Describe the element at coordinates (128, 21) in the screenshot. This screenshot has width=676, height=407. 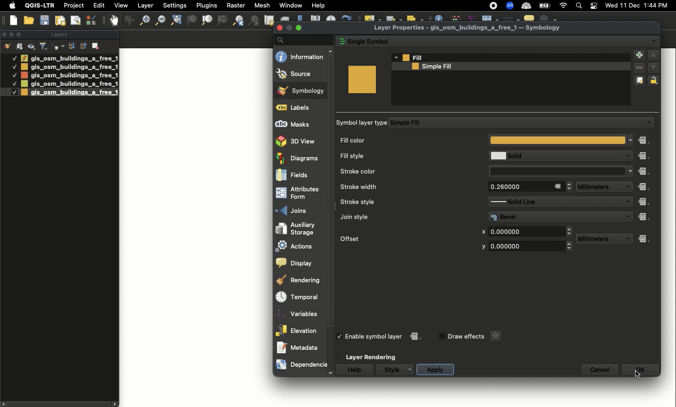
I see `Style manager` at that location.